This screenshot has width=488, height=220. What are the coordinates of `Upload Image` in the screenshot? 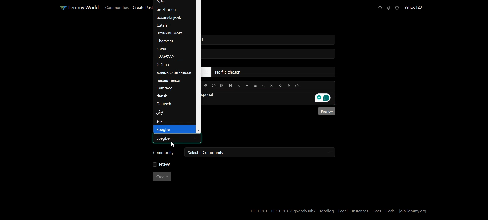 It's located at (222, 86).